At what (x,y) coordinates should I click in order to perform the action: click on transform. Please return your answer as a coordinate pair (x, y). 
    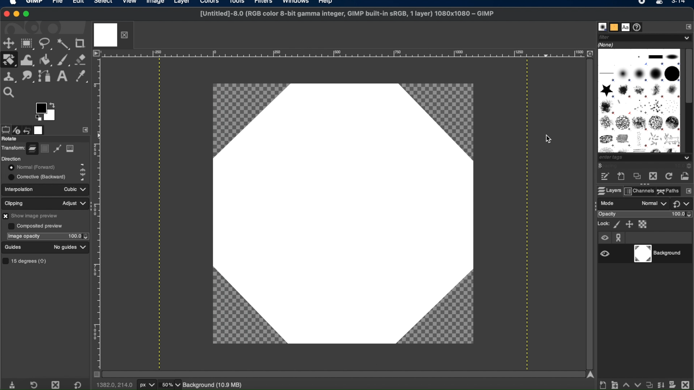
    Looking at the image, I should click on (13, 147).